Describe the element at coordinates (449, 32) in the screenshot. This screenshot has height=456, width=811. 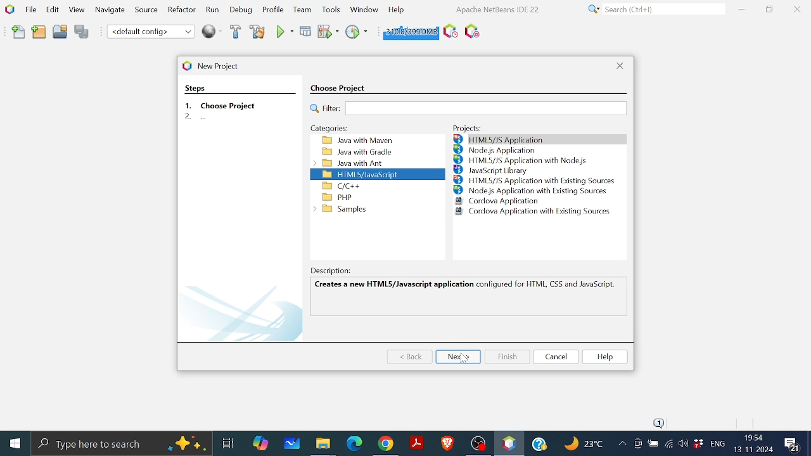
I see `Task Scheduling` at that location.